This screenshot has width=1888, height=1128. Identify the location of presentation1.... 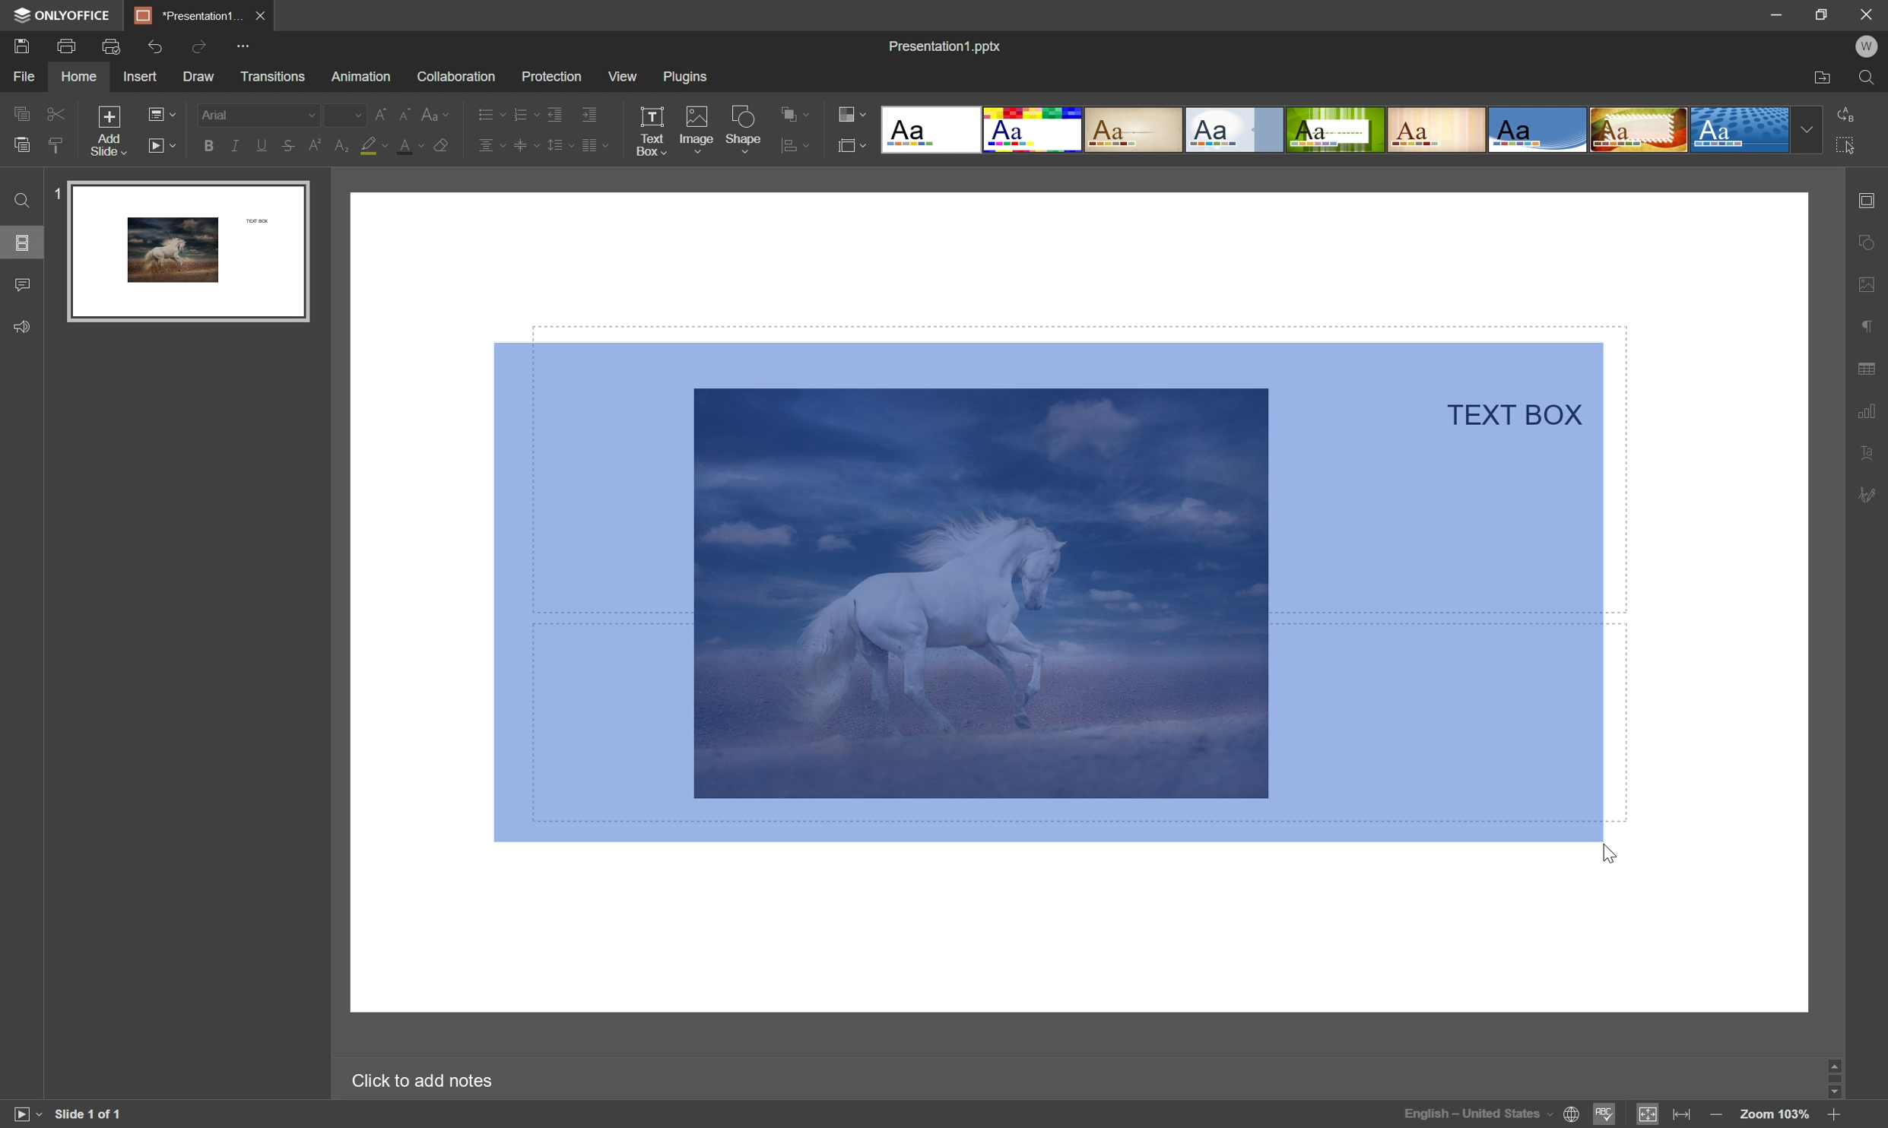
(186, 14).